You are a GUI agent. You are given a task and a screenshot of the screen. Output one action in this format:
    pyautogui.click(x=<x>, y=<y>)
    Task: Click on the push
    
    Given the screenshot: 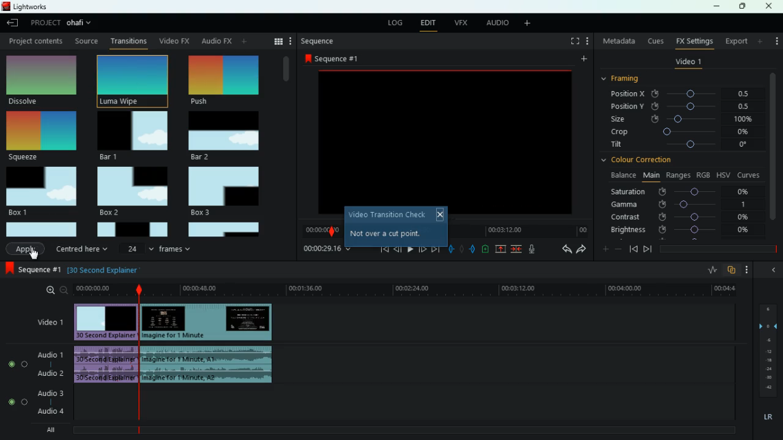 What is the action you would take?
    pyautogui.click(x=135, y=81)
    